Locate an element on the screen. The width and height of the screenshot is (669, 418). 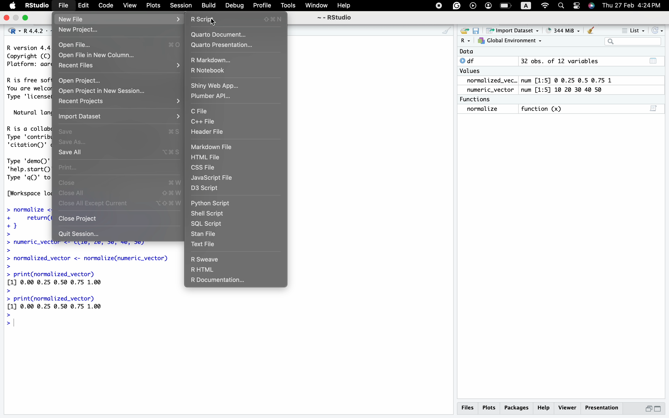
Data
O df 32 obs. of 12 variables
Values
normalized_vec.. num [1:5] @ 0.25 0.5 0.75 1
numeric_vector num [1:5] 10 20 30 40 50
Functions
normalize function (x) is located at coordinates (539, 85).